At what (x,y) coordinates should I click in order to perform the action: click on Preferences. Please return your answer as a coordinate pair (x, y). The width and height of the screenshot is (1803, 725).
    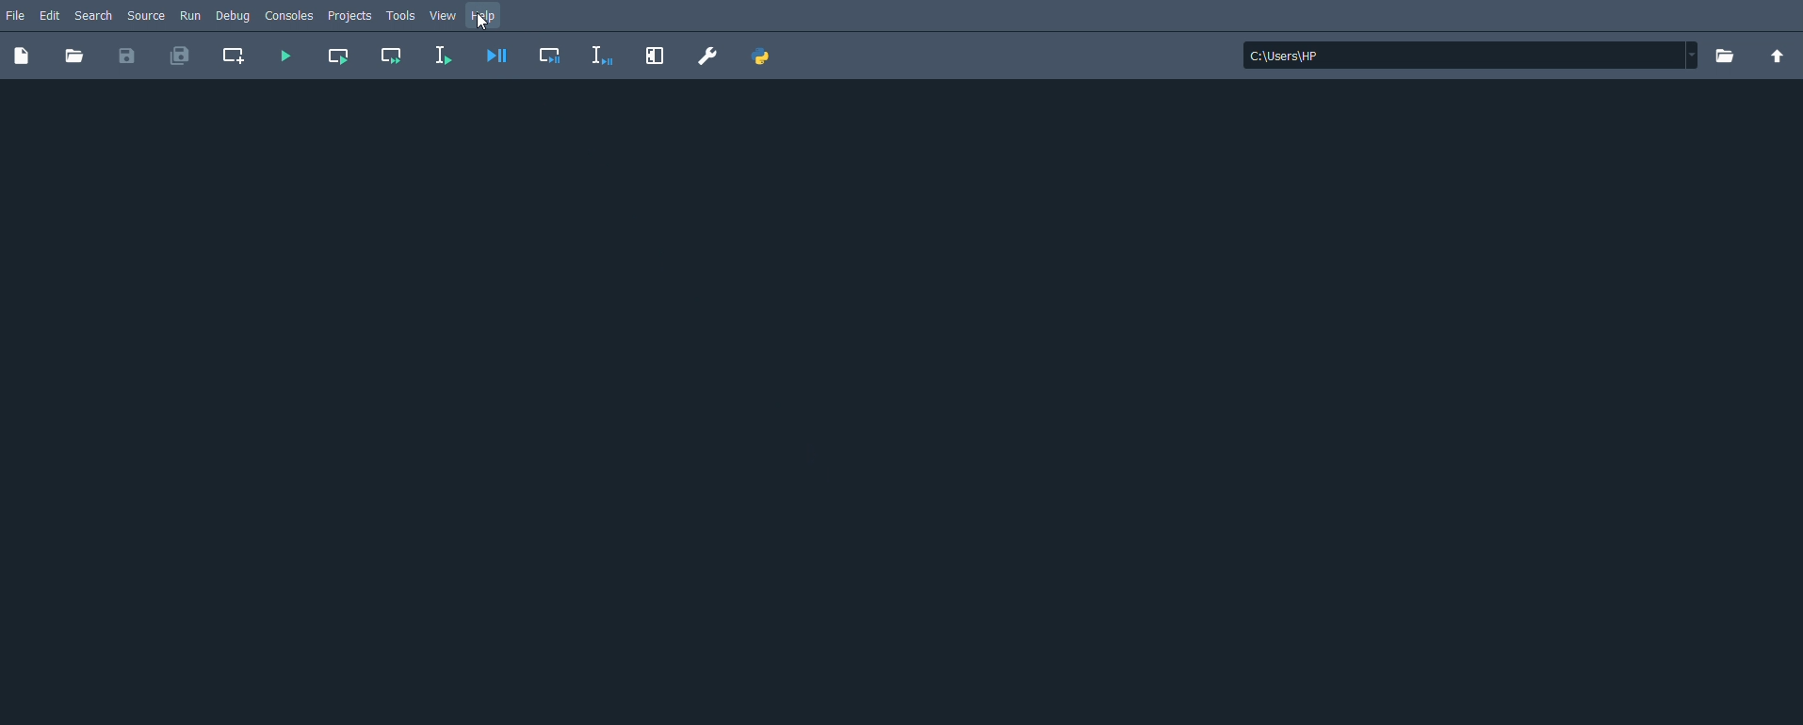
    Looking at the image, I should click on (707, 56).